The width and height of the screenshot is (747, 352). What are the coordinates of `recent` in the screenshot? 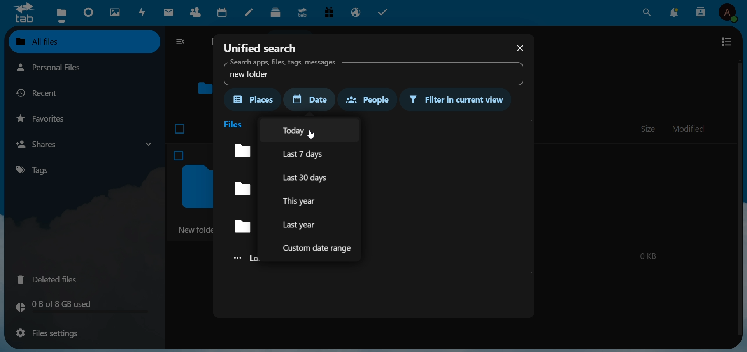 It's located at (44, 92).